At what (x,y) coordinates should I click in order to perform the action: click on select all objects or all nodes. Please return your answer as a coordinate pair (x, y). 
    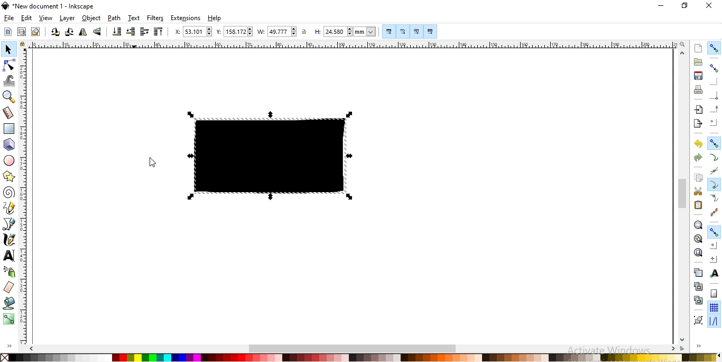
    Looking at the image, I should click on (7, 33).